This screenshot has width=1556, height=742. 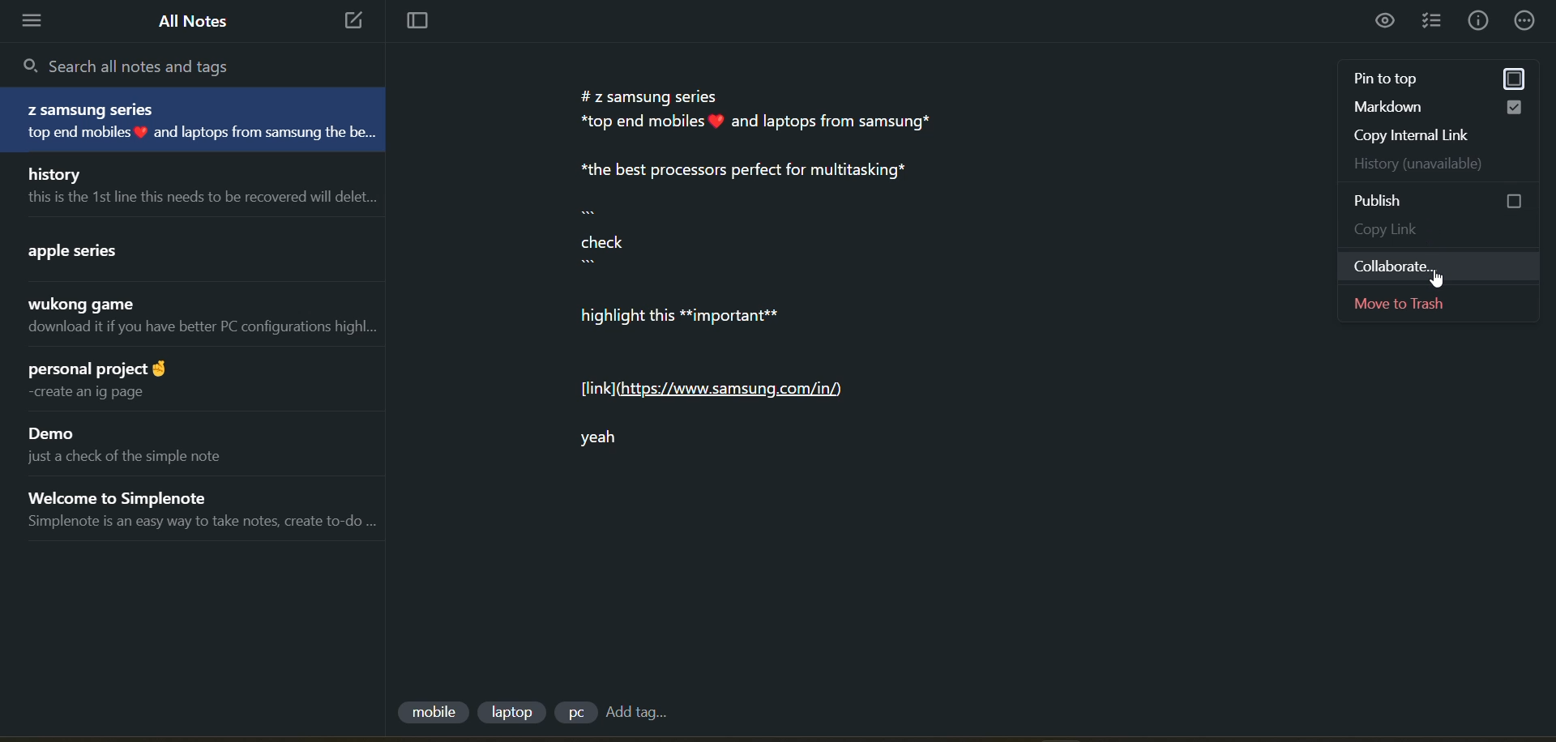 I want to click on actions, so click(x=1528, y=19).